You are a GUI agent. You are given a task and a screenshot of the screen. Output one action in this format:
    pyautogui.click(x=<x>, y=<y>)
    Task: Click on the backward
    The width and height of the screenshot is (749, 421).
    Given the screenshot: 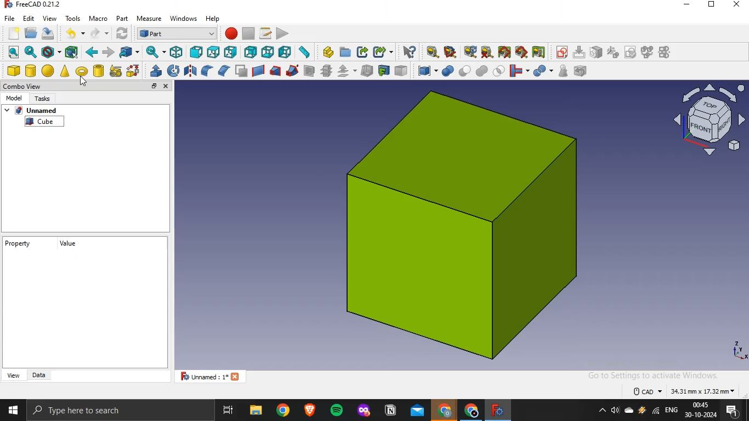 What is the action you would take?
    pyautogui.click(x=92, y=53)
    